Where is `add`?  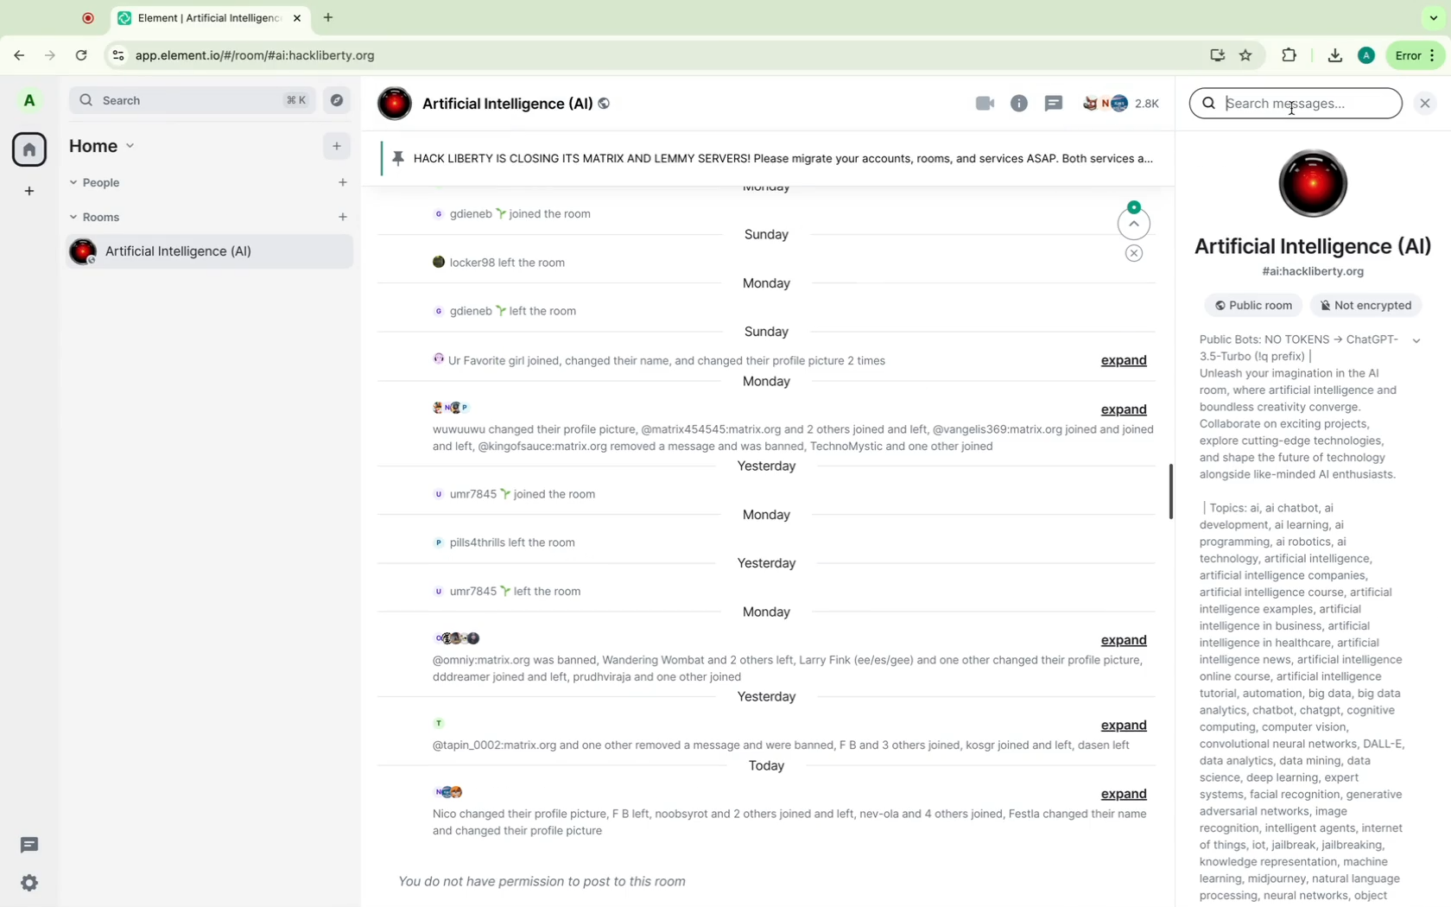
add is located at coordinates (337, 150).